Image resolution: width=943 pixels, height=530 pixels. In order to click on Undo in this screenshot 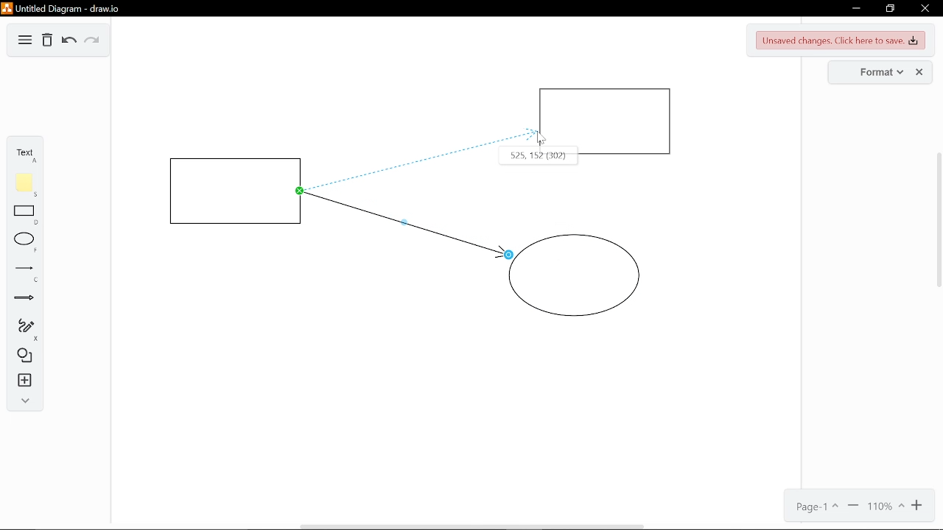, I will do `click(69, 42)`.